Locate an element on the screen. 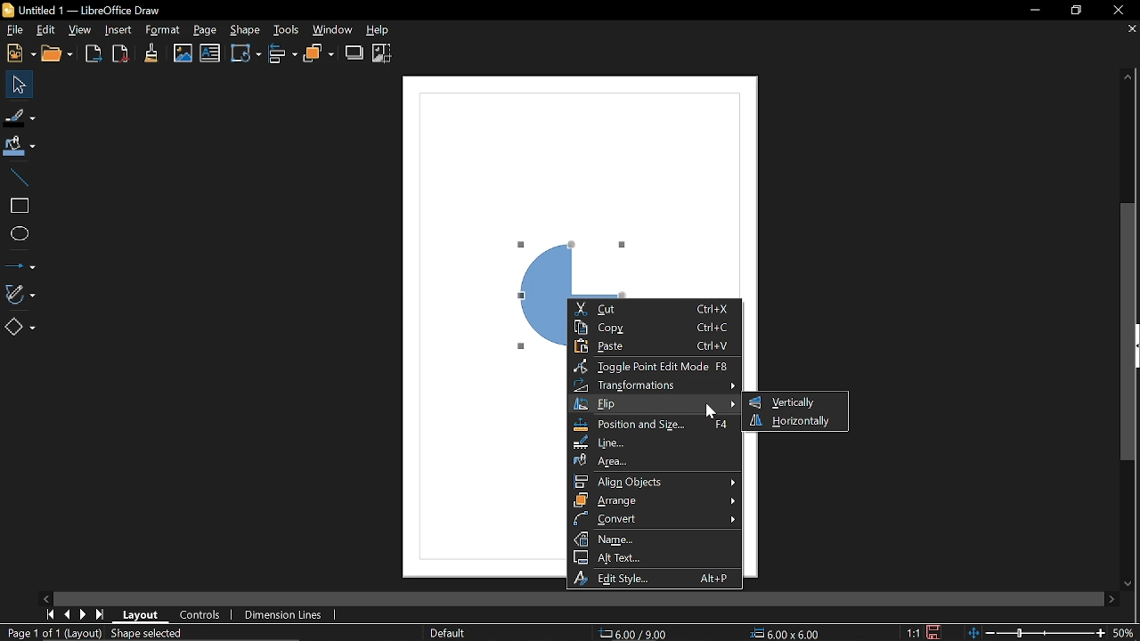  Select is located at coordinates (16, 83).